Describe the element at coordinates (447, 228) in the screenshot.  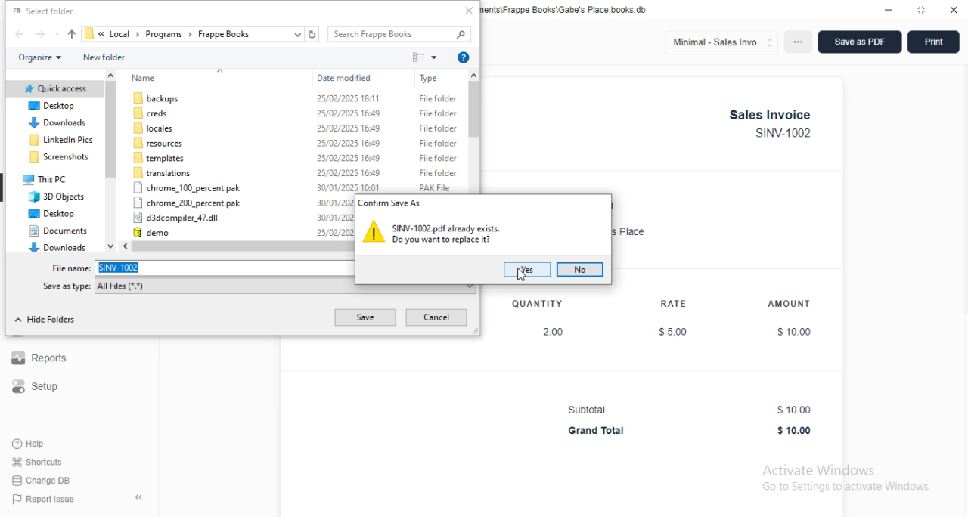
I see `SINV-1002.pdf already exists.` at that location.